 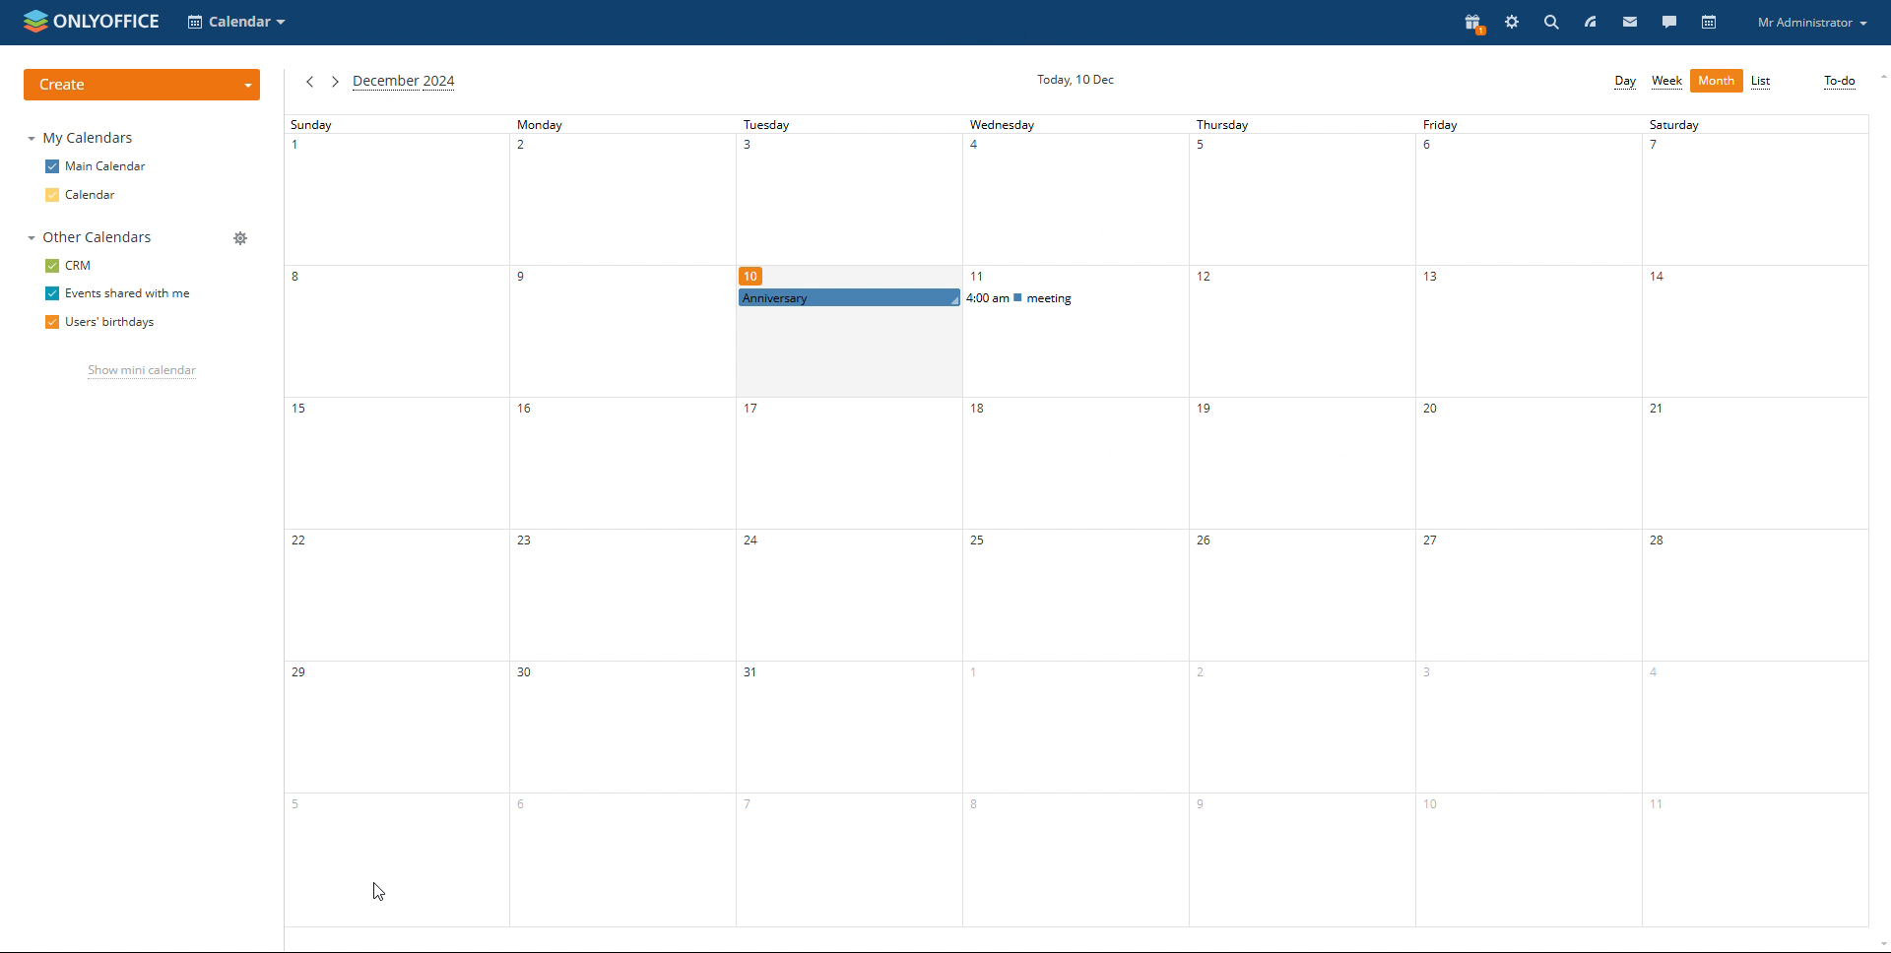 I want to click on events shared with me, so click(x=122, y=292).